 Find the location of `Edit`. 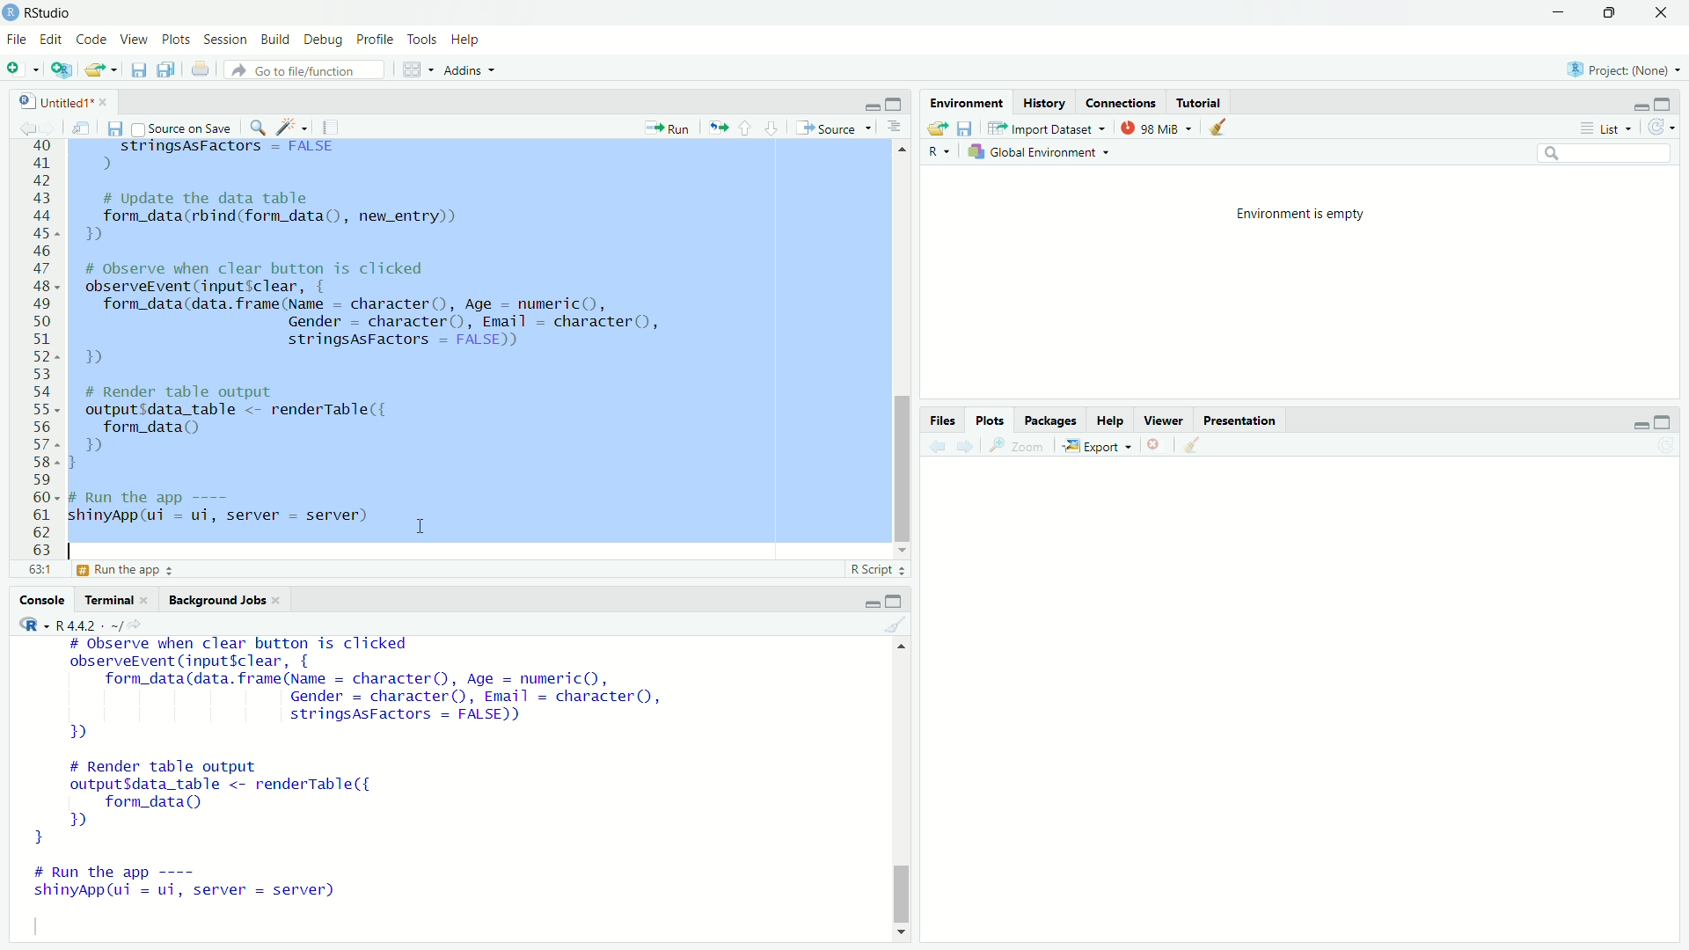

Edit is located at coordinates (52, 37).